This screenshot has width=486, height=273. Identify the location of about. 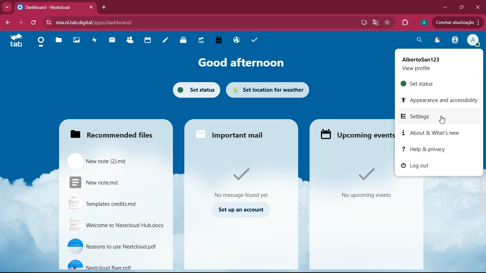
(434, 133).